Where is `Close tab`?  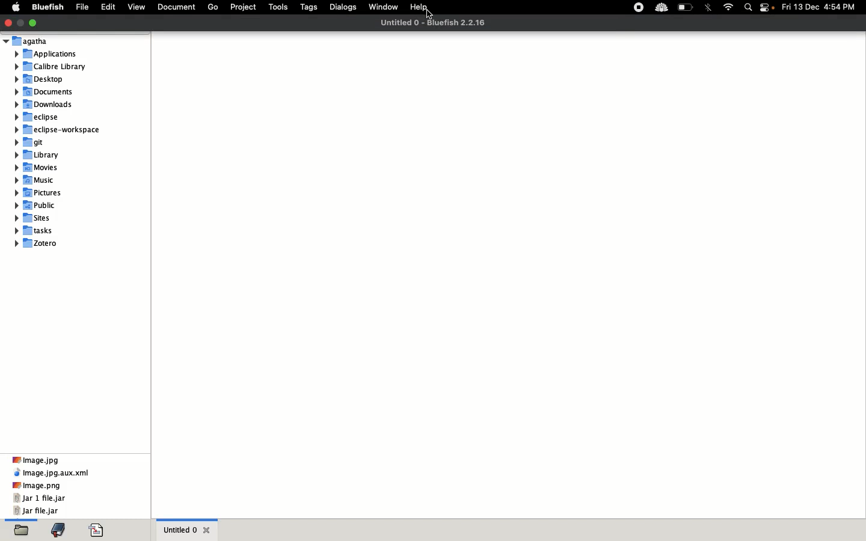
Close tab is located at coordinates (207, 530).